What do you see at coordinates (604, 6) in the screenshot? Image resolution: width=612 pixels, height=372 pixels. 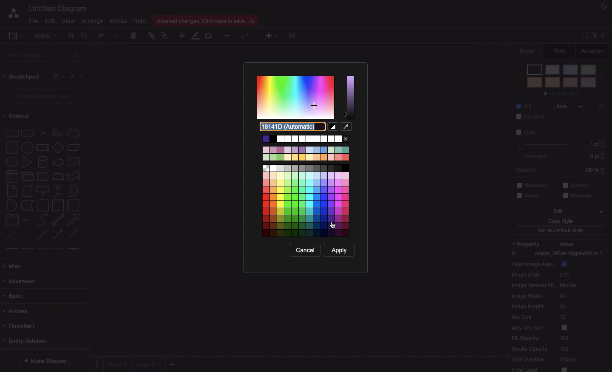 I see `Night mode` at bounding box center [604, 6].